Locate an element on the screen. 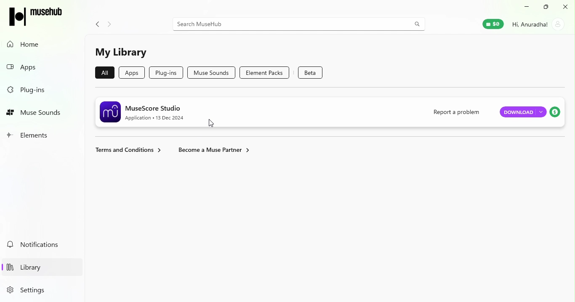 This screenshot has height=302, width=575. Tip is located at coordinates (556, 113).